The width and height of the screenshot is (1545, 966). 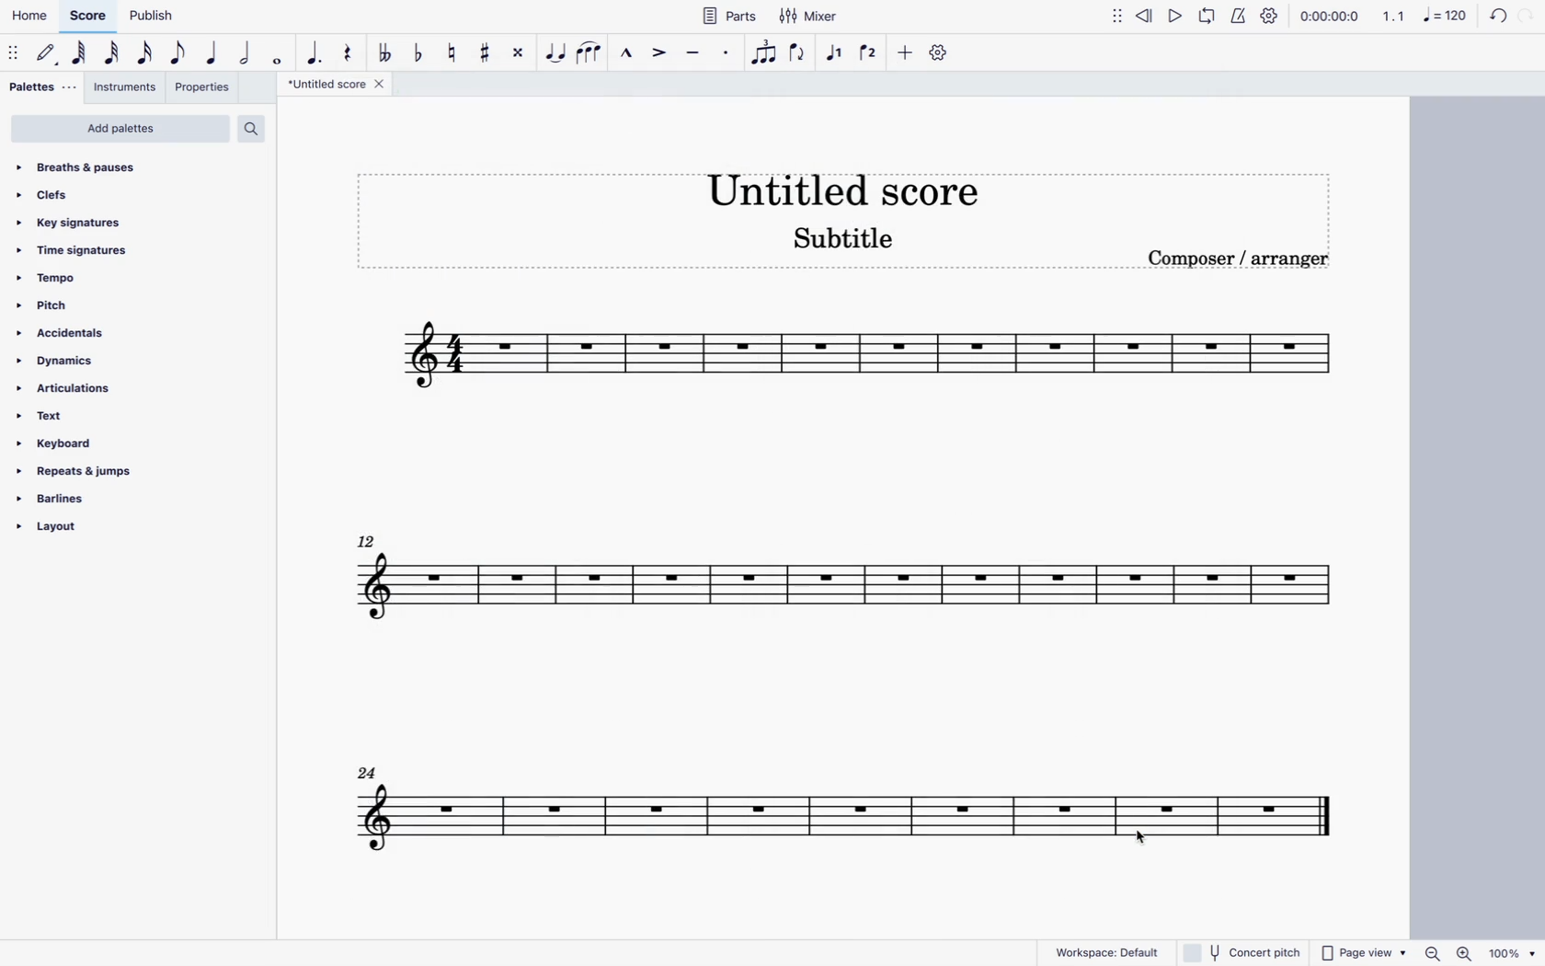 What do you see at coordinates (1510, 951) in the screenshot?
I see `100%` at bounding box center [1510, 951].